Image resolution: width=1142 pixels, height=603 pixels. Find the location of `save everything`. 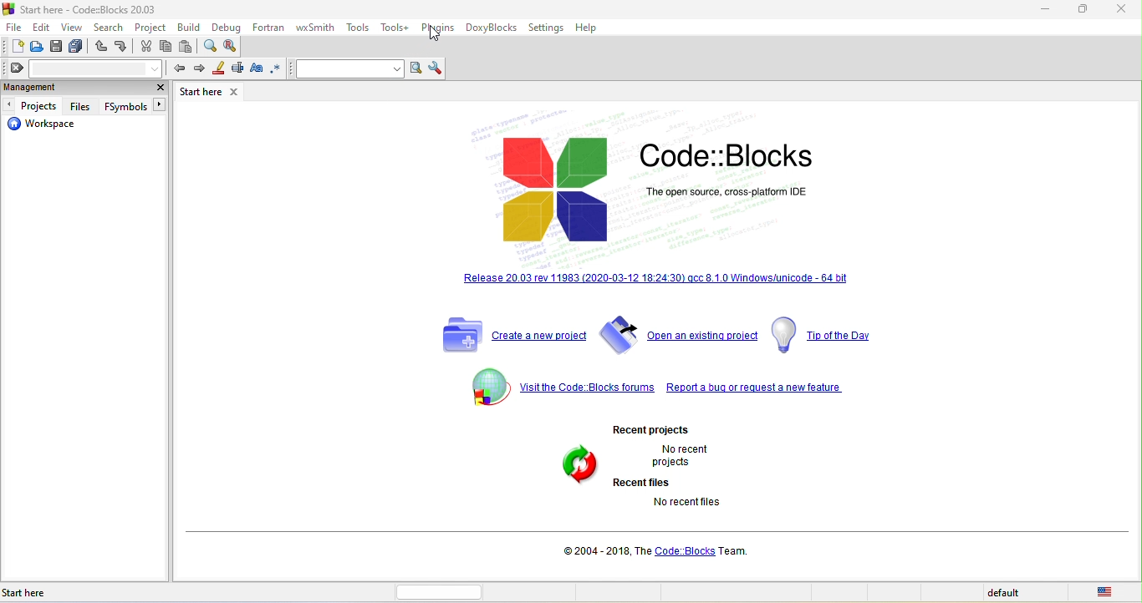

save everything is located at coordinates (78, 48).